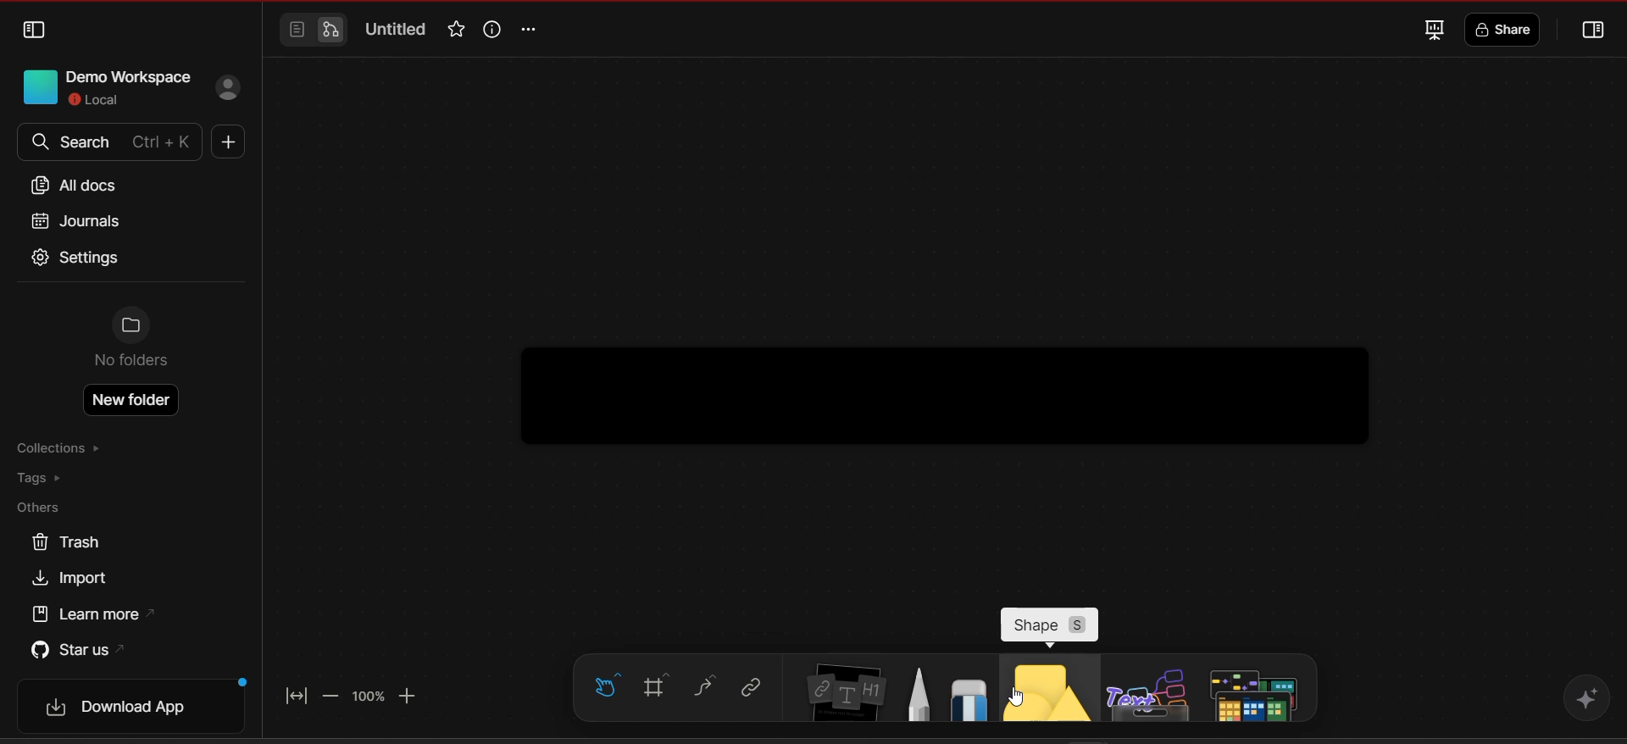 Image resolution: width=1627 pixels, height=744 pixels. What do you see at coordinates (1586, 697) in the screenshot?
I see `affine AI` at bounding box center [1586, 697].